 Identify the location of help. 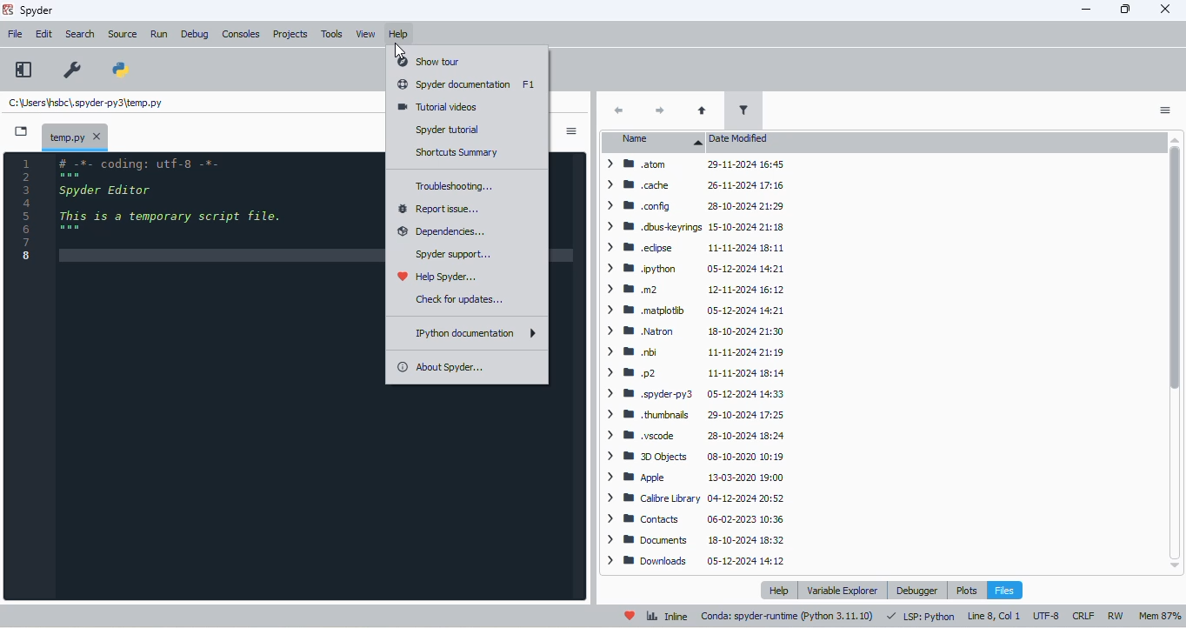
(399, 35).